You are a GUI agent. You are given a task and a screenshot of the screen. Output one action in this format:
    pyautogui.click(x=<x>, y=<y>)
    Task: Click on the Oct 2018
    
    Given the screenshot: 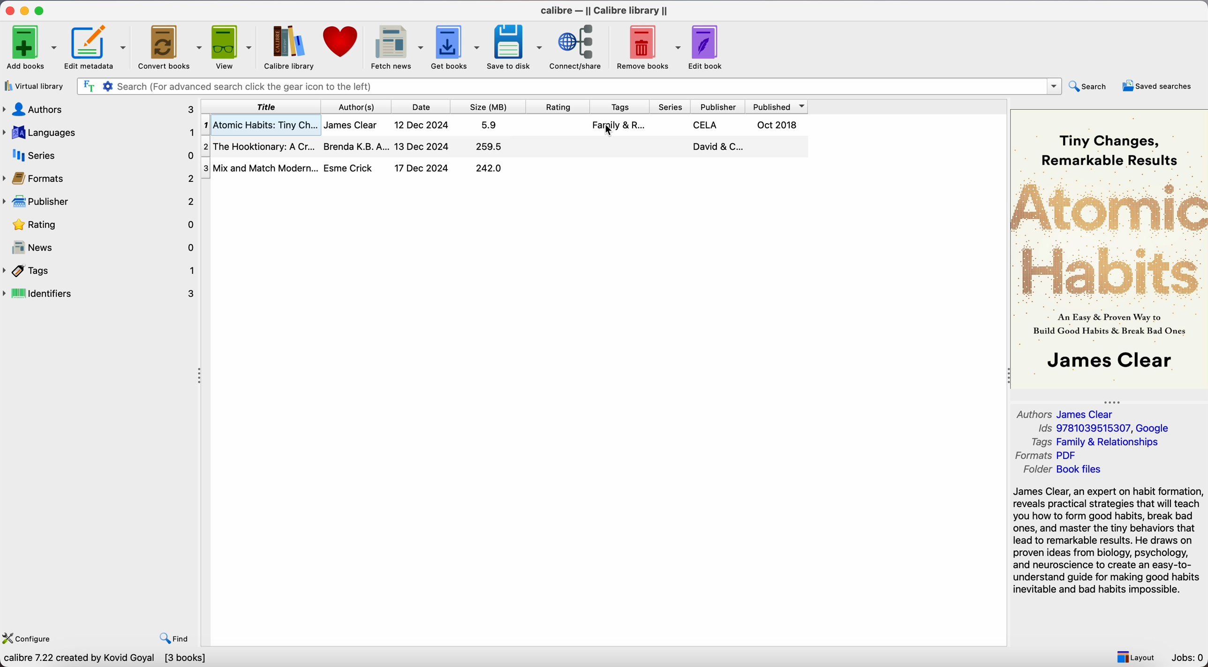 What is the action you would take?
    pyautogui.click(x=779, y=125)
    